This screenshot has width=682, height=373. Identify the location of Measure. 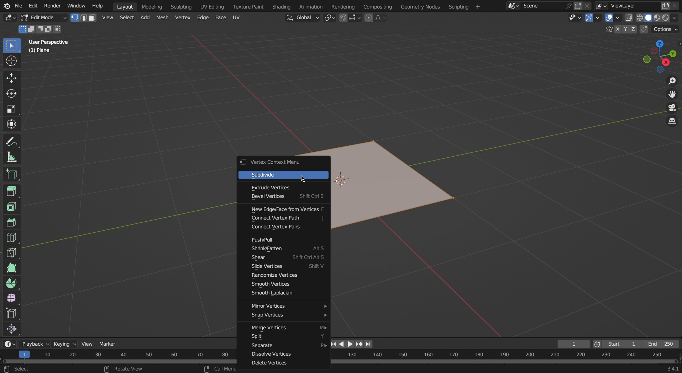
(12, 156).